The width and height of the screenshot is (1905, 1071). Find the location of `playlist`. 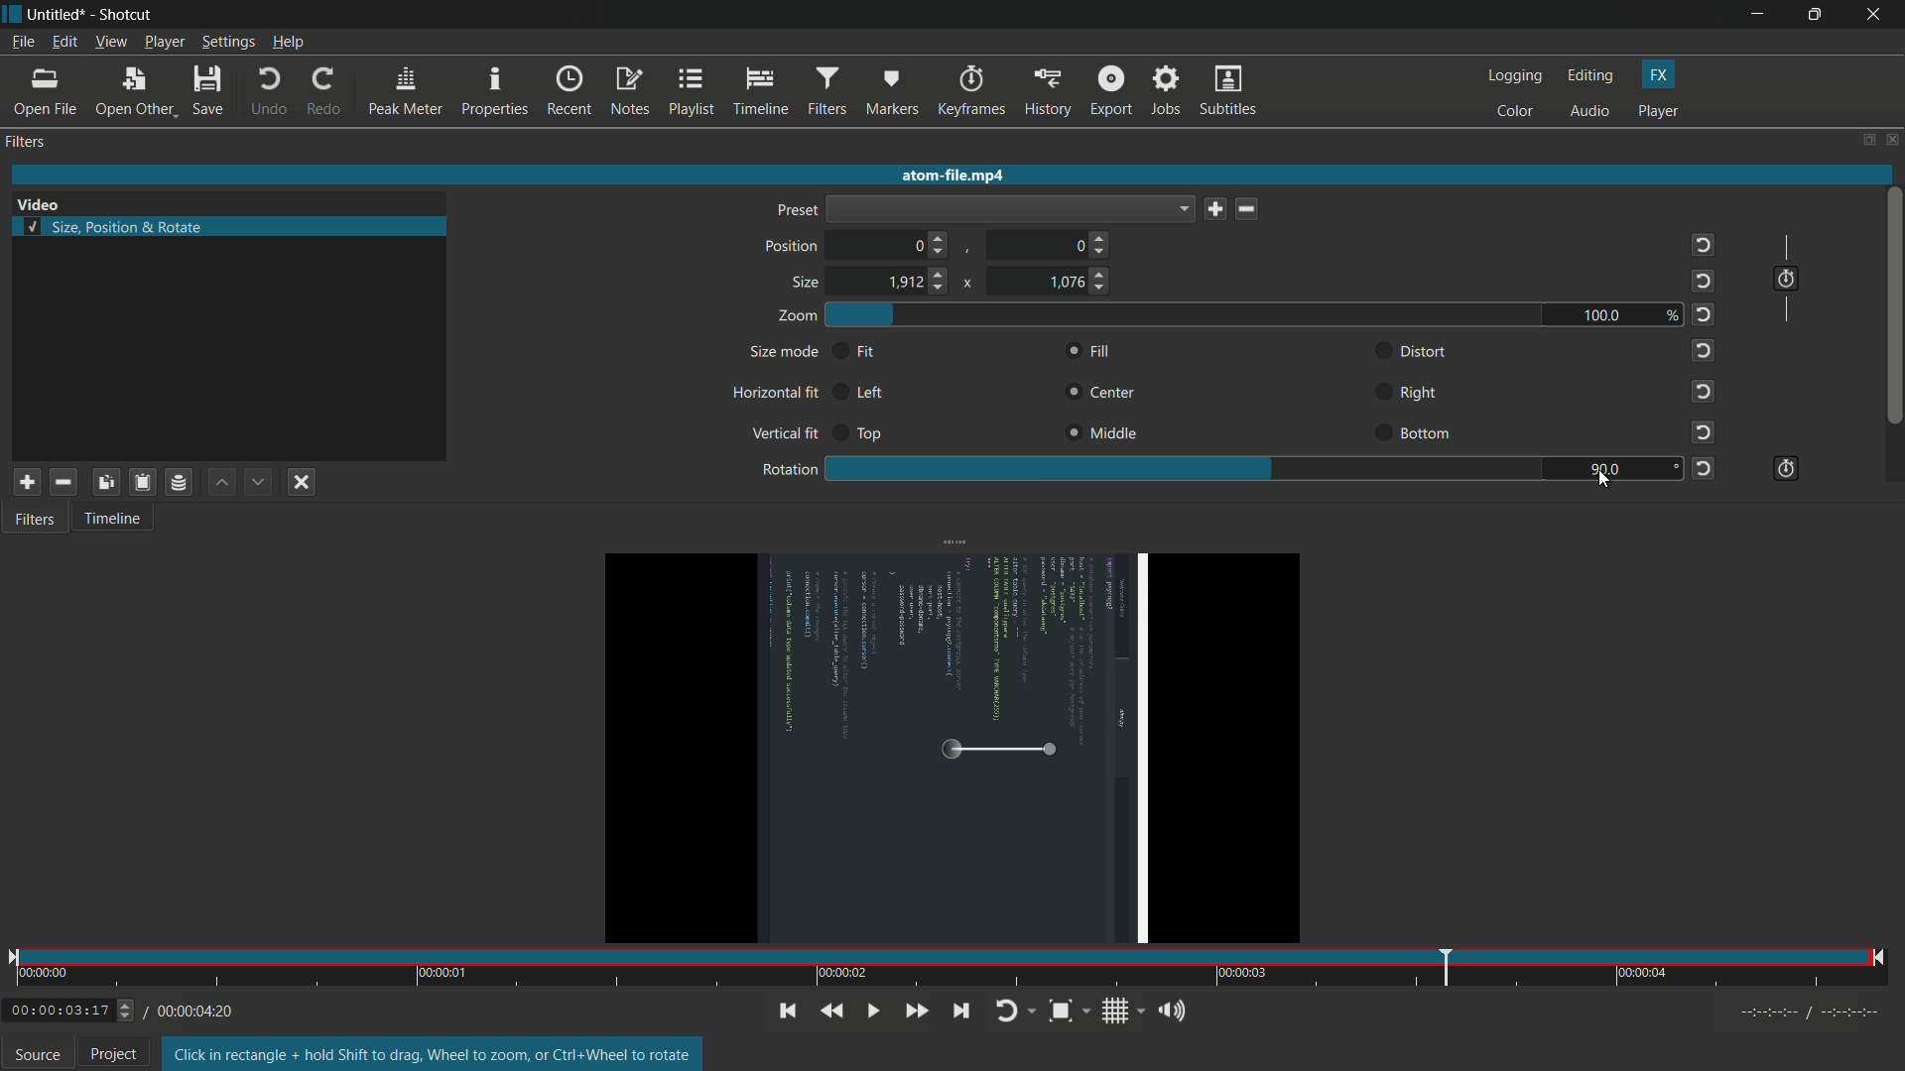

playlist is located at coordinates (692, 92).